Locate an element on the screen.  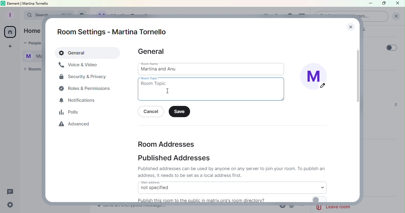
Threads is located at coordinates (12, 191).